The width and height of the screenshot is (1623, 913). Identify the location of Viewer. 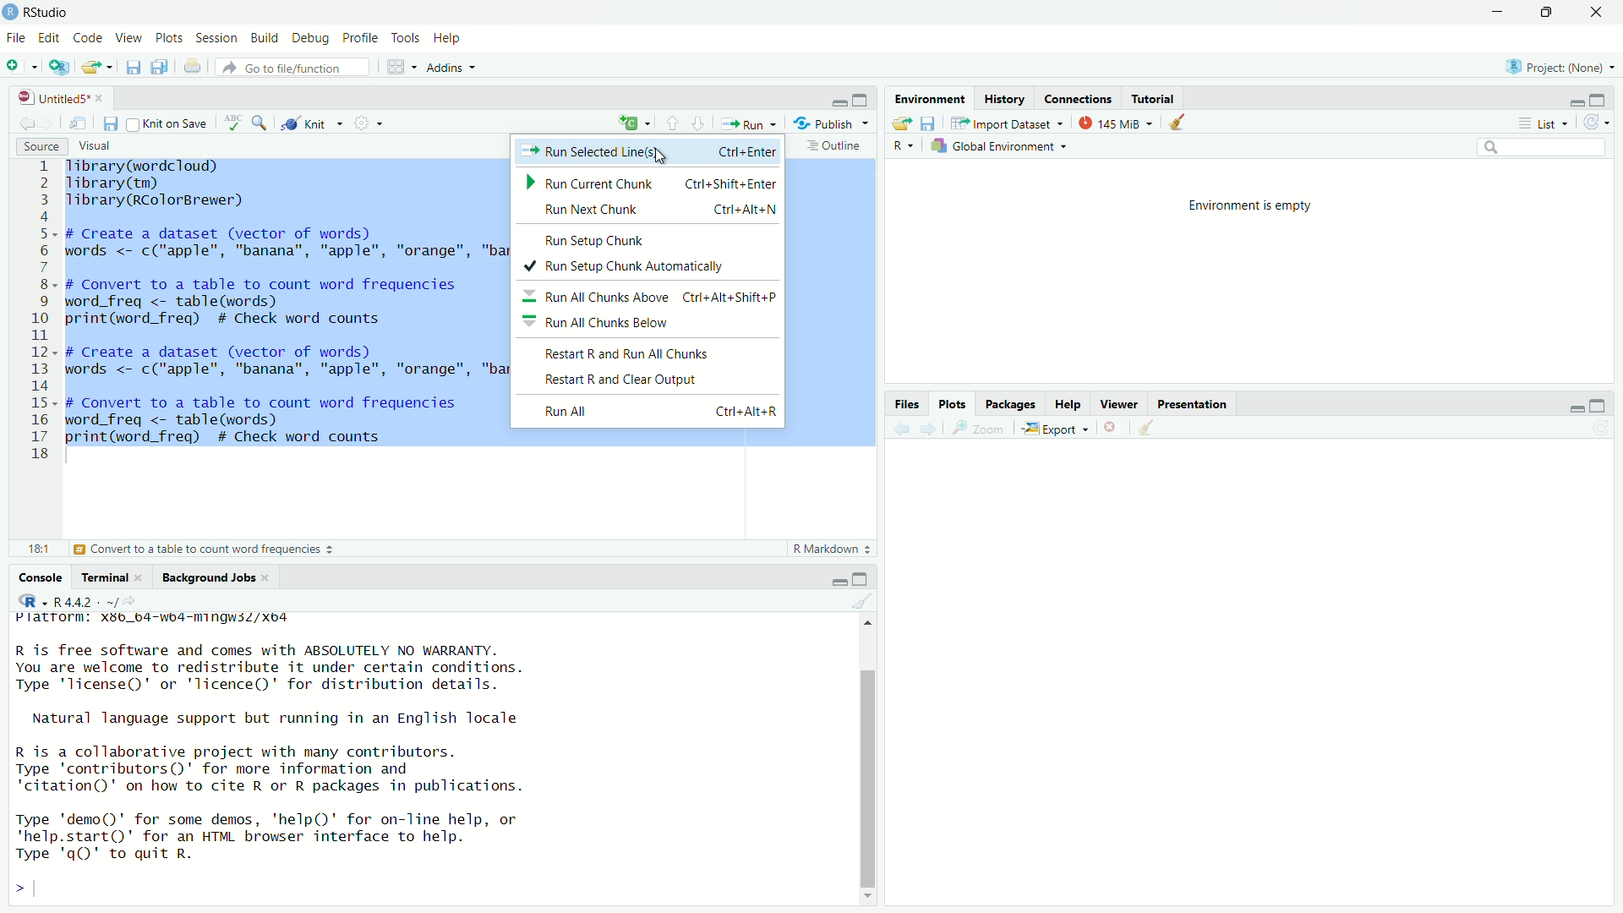
(1120, 403).